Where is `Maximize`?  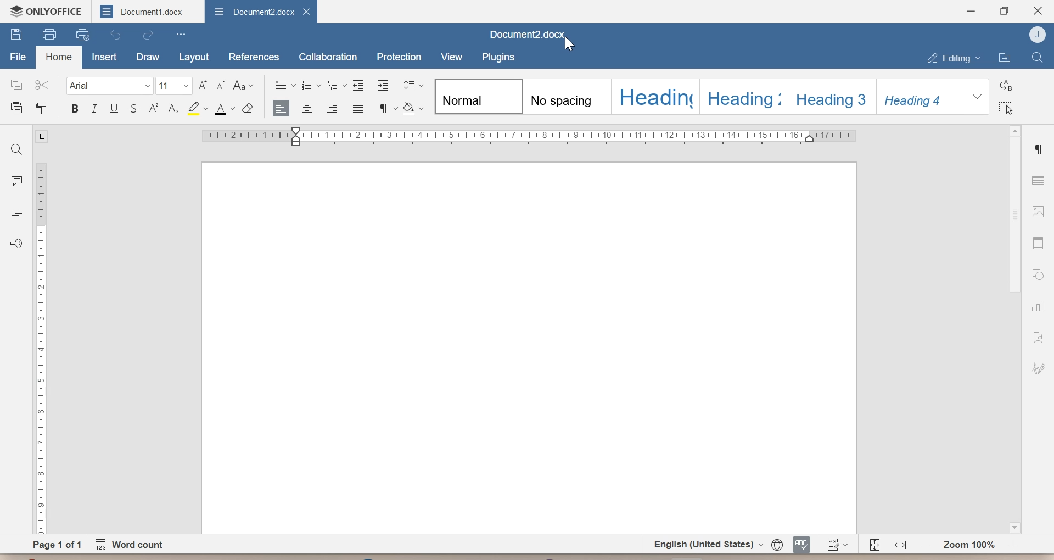
Maximize is located at coordinates (1005, 11).